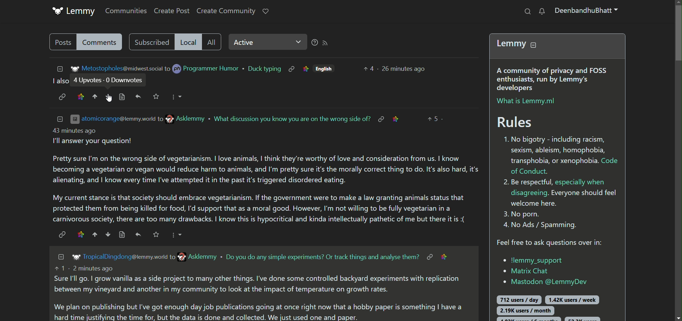 Image resolution: width=682 pixels, height=321 pixels. I want to click on user name, so click(203, 69).